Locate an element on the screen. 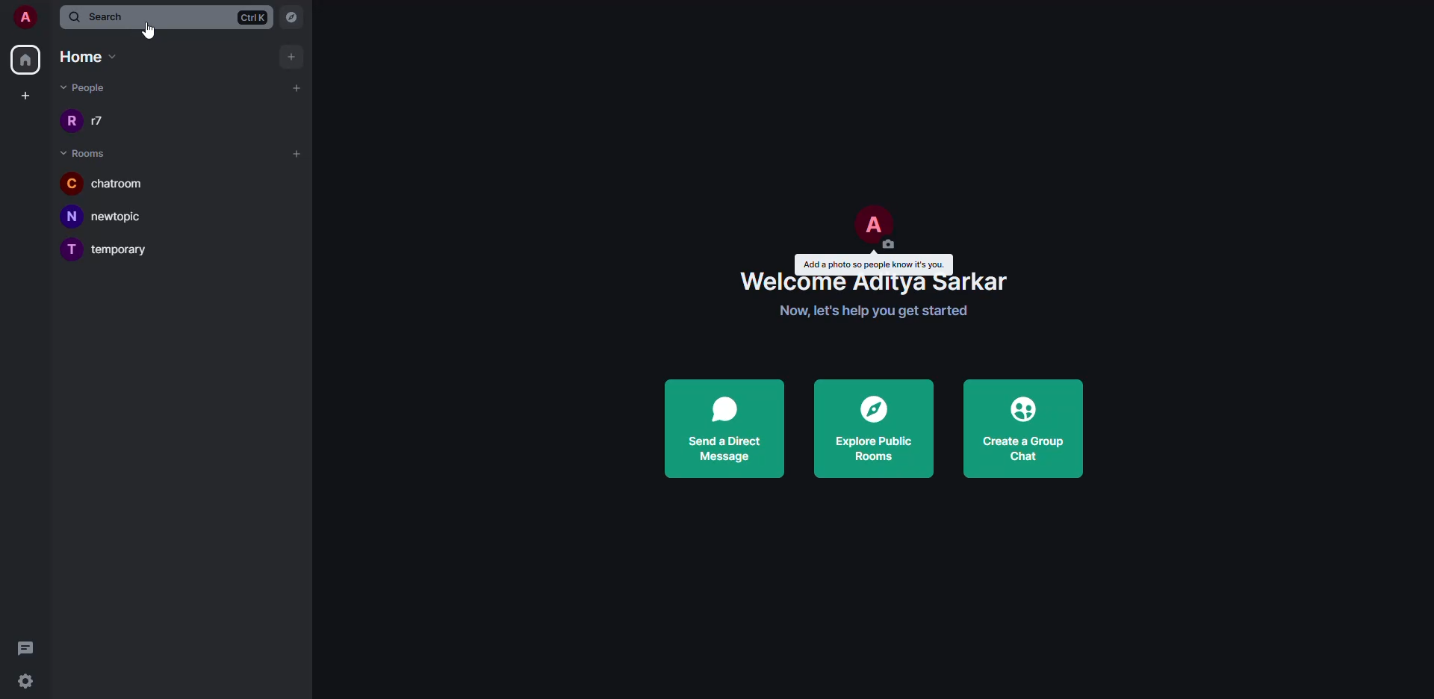 The height and width of the screenshot is (699, 1434). settings is located at coordinates (28, 683).